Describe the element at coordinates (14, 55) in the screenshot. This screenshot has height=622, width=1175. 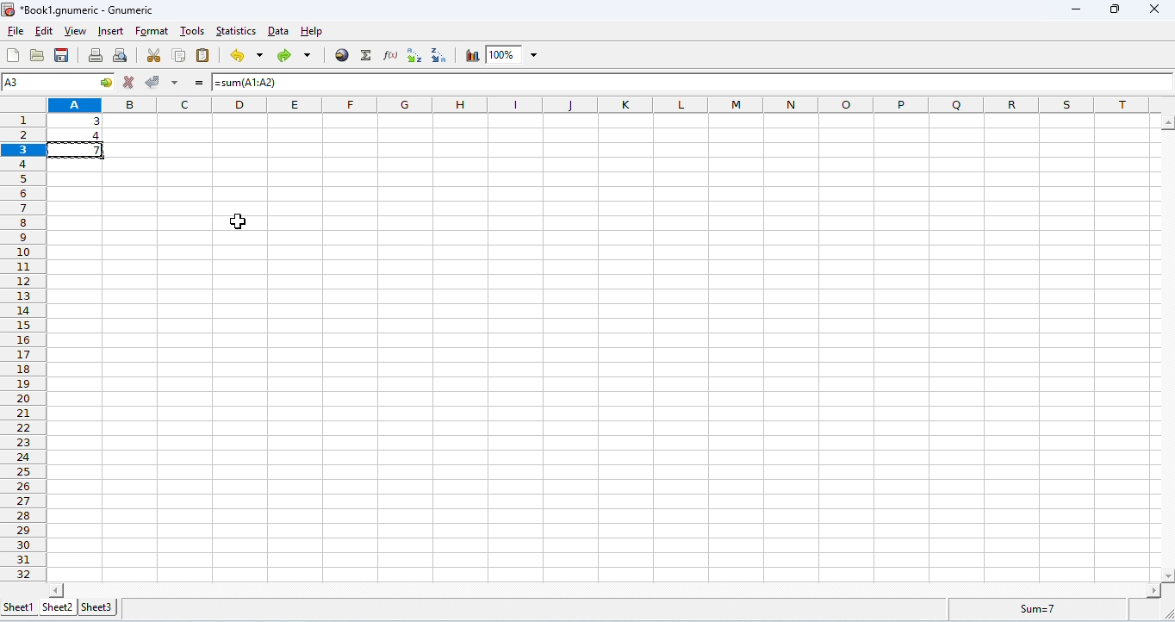
I see `new` at that location.